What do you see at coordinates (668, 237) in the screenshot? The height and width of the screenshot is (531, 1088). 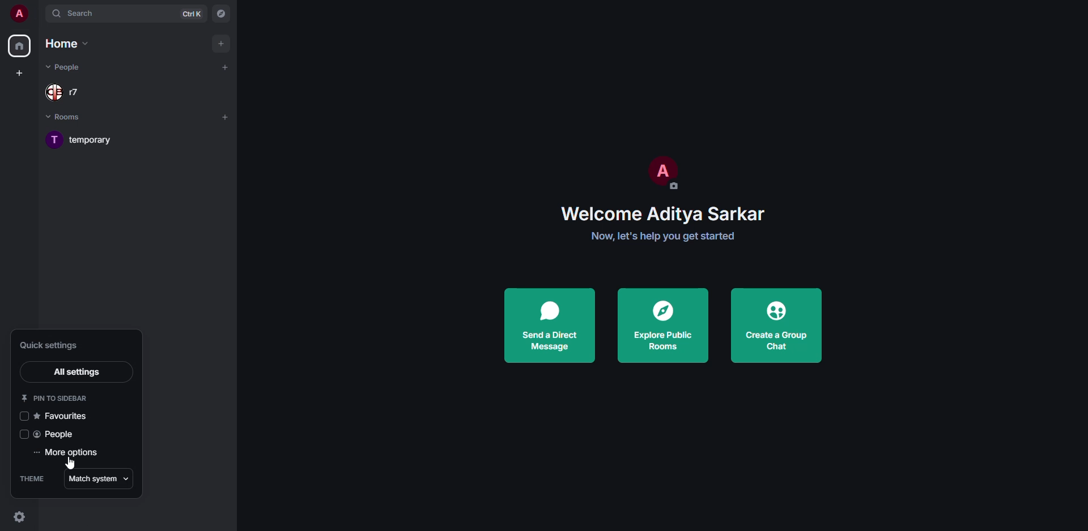 I see `get started` at bounding box center [668, 237].